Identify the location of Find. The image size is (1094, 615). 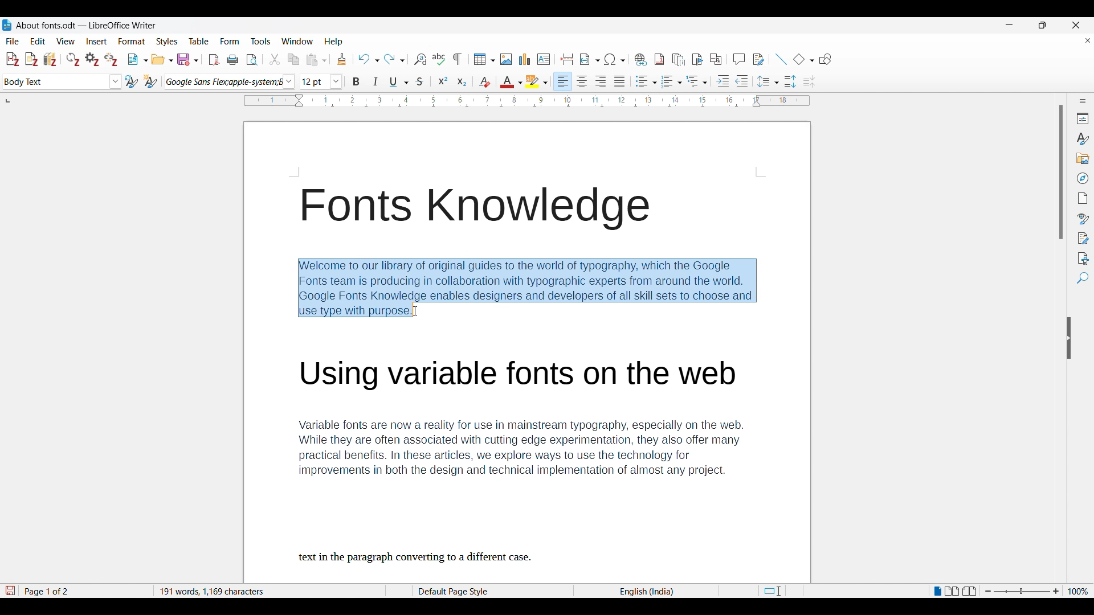
(1083, 278).